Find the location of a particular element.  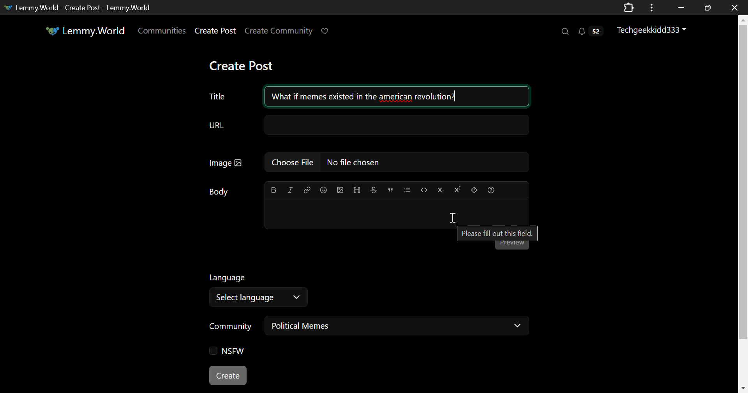

Minimize Window is located at coordinates (706, 8).